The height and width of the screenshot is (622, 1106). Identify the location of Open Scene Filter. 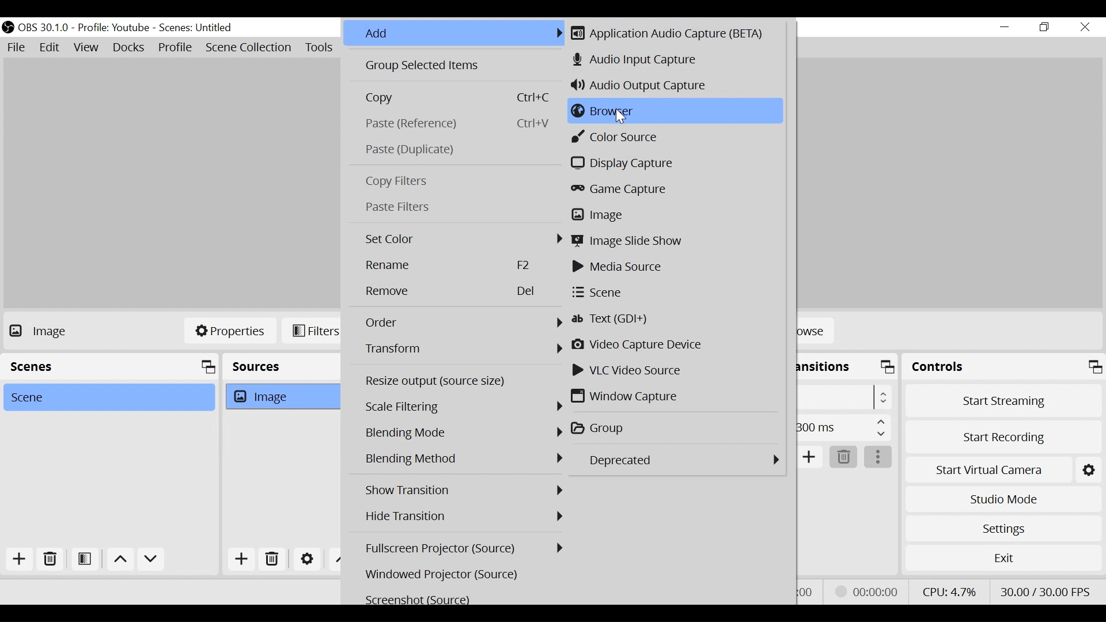
(86, 560).